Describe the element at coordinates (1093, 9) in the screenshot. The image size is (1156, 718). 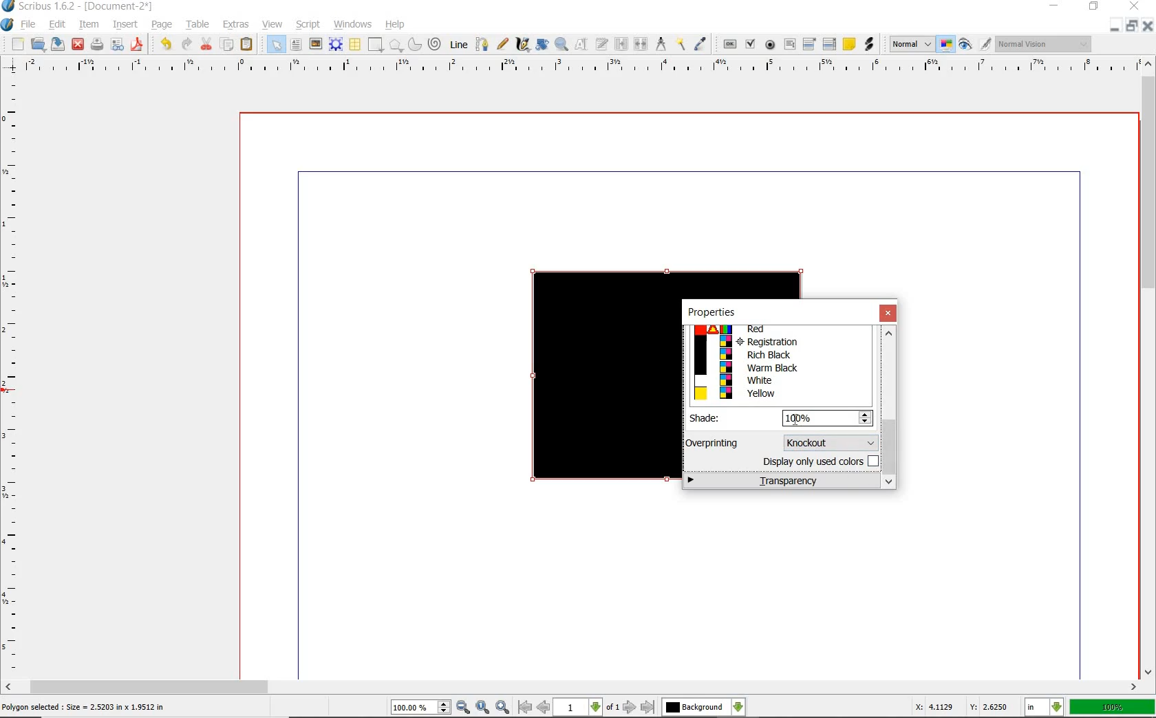
I see `RESTORE` at that location.